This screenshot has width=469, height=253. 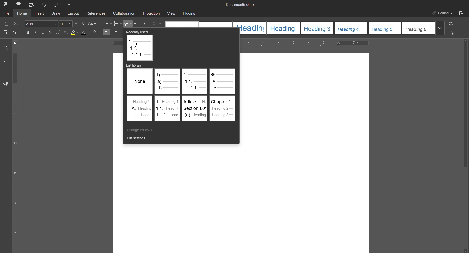 What do you see at coordinates (6, 14) in the screenshot?
I see `File ` at bounding box center [6, 14].